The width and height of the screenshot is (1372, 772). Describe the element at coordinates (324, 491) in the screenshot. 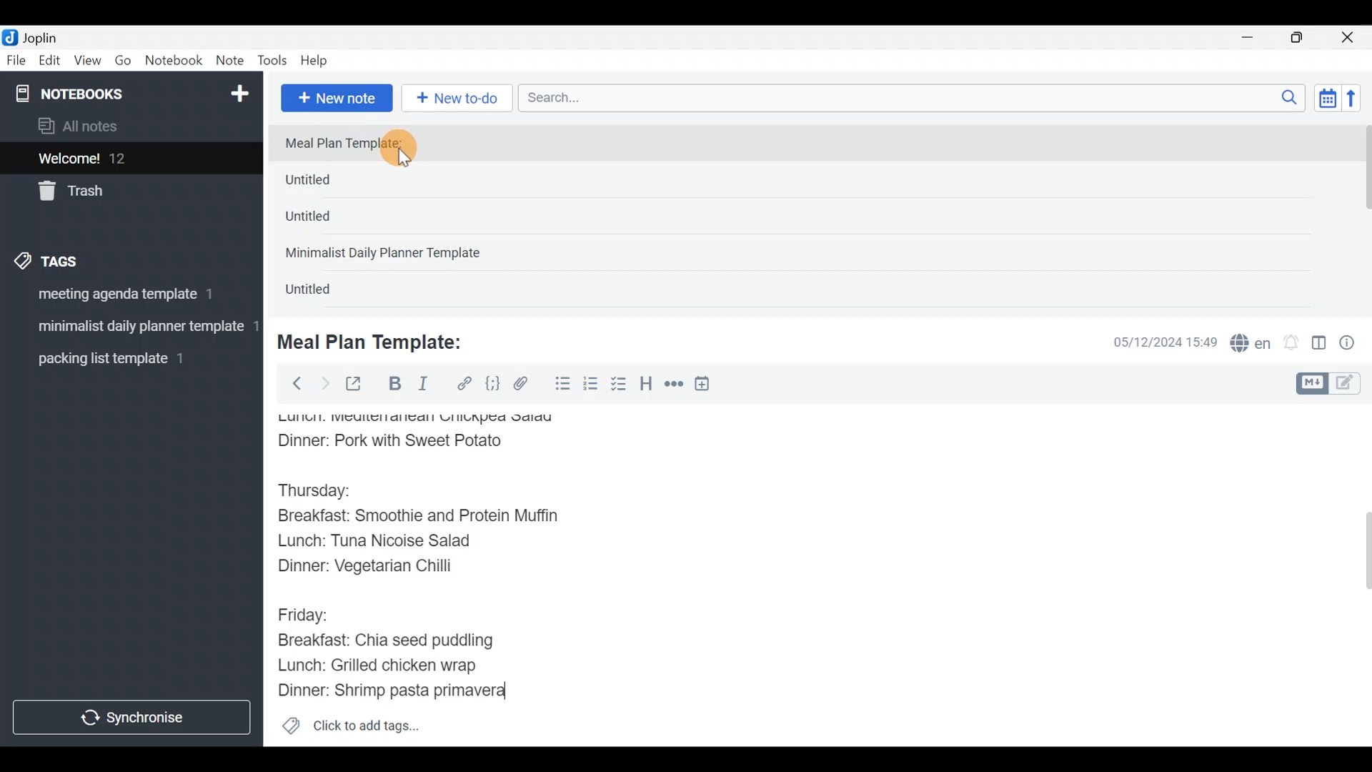

I see `Thursday:` at that location.